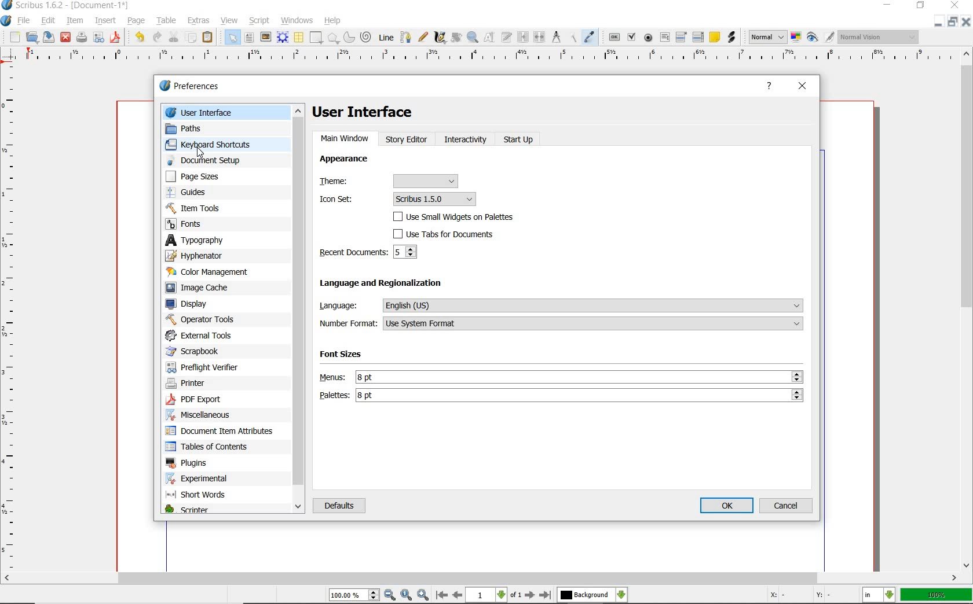 Image resolution: width=973 pixels, height=604 pixels. Describe the element at coordinates (558, 38) in the screenshot. I see `measurements` at that location.